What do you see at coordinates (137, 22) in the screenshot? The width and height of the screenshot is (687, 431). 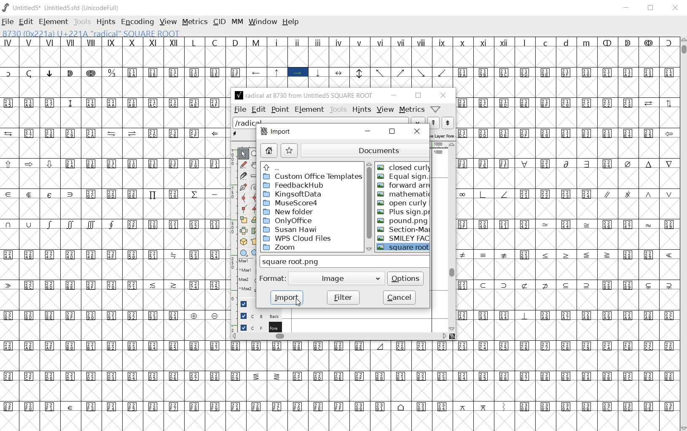 I see `ENCODING` at bounding box center [137, 22].